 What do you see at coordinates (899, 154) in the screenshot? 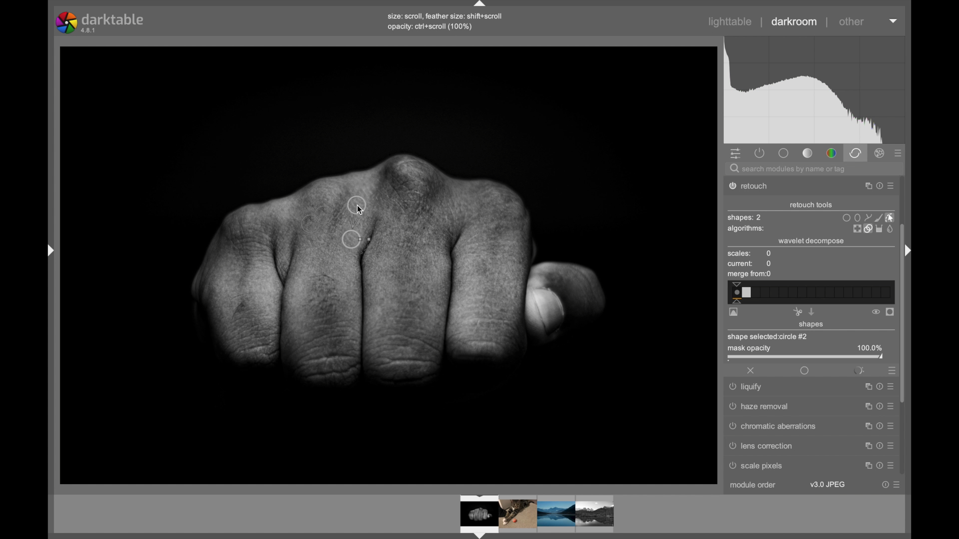
I see `presets` at bounding box center [899, 154].